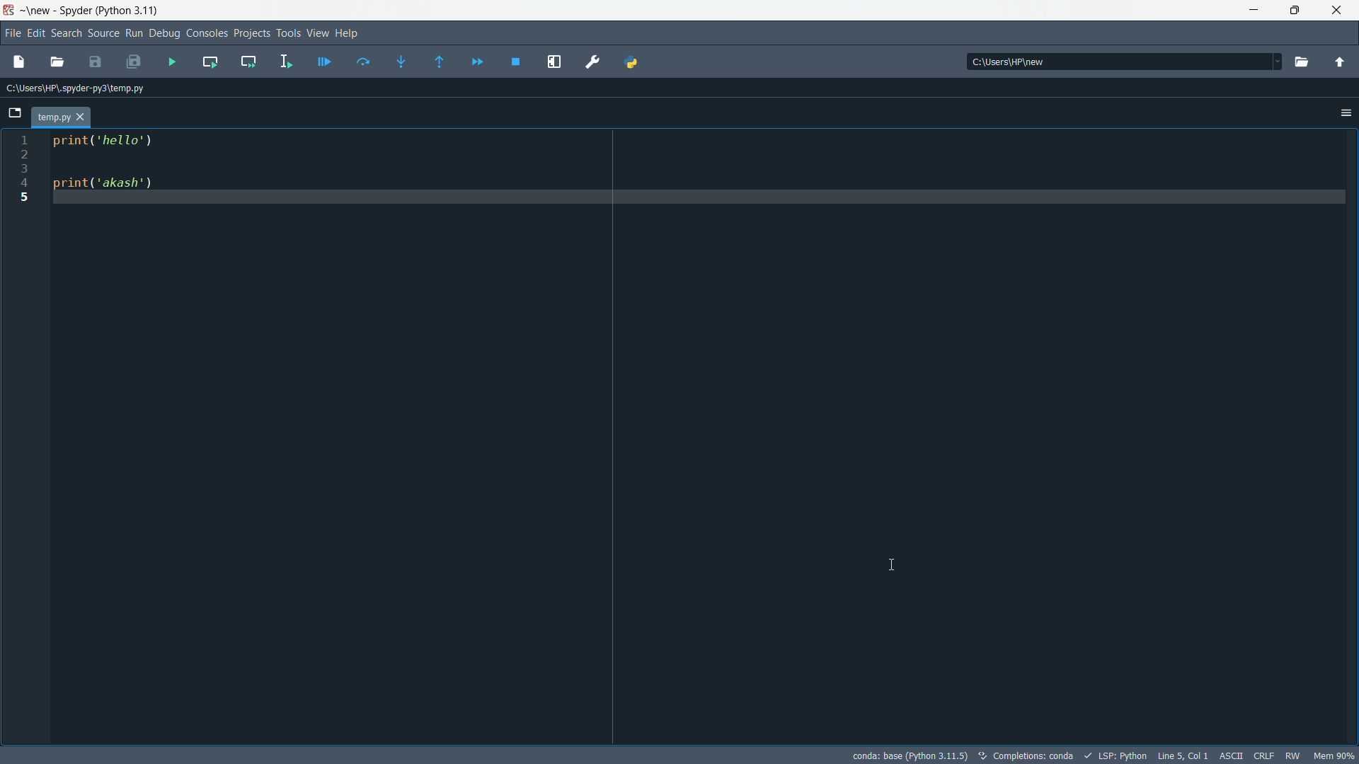 The height and width of the screenshot is (764, 1359). I want to click on save file, so click(94, 63).